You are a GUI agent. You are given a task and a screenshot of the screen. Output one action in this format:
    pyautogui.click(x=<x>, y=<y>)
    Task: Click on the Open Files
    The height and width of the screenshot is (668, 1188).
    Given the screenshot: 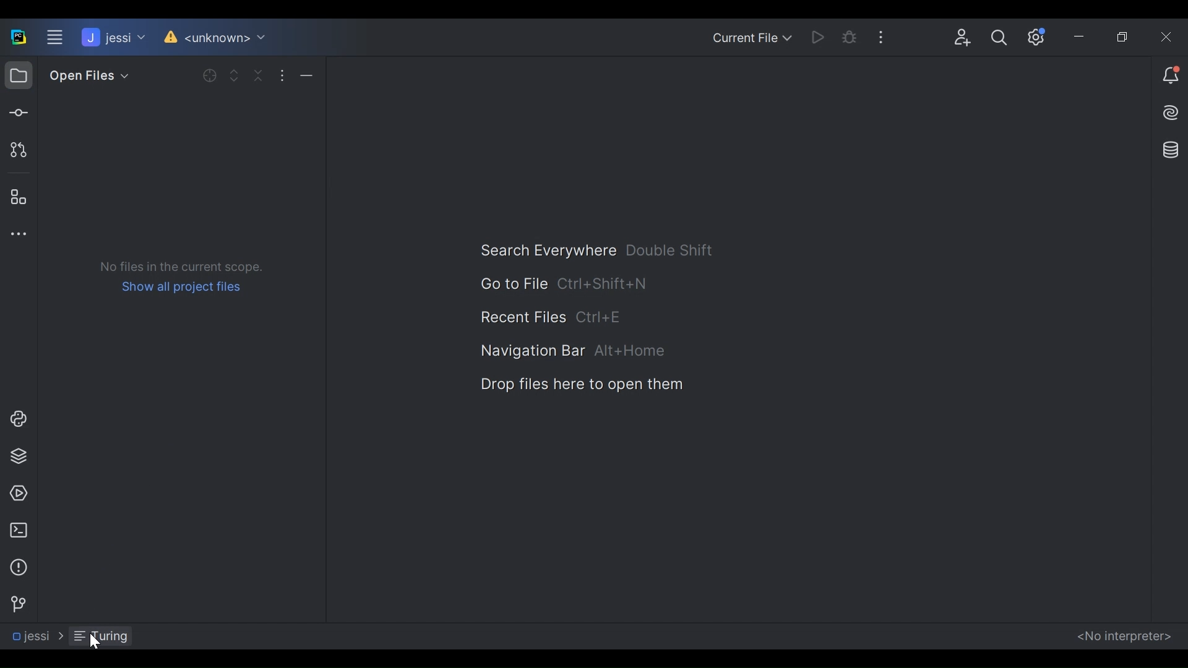 What is the action you would take?
    pyautogui.click(x=85, y=75)
    